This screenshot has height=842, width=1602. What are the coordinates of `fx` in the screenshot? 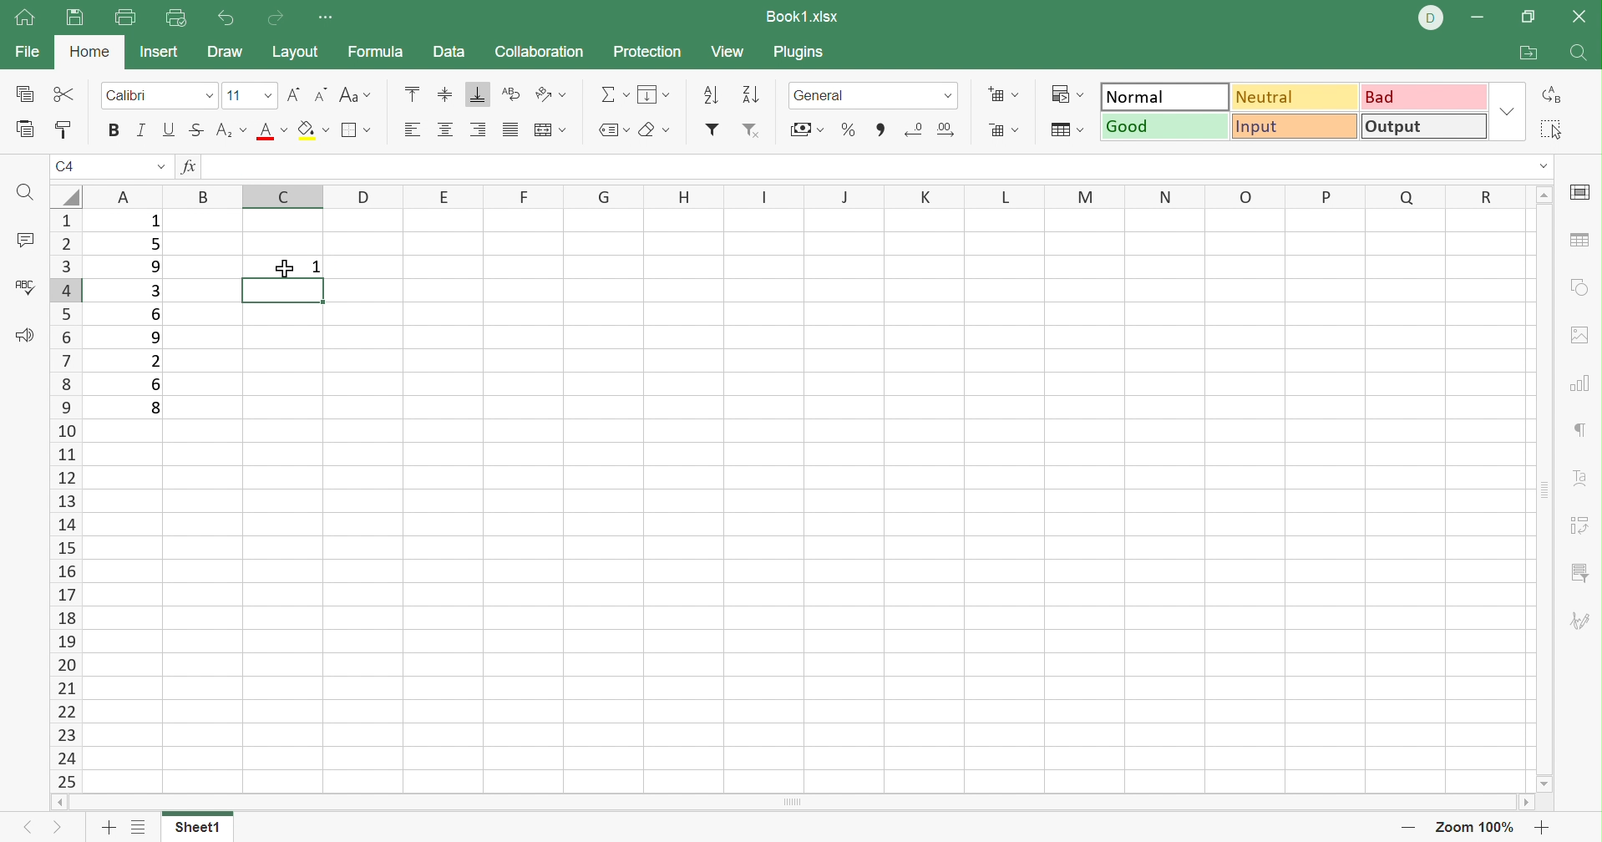 It's located at (188, 169).